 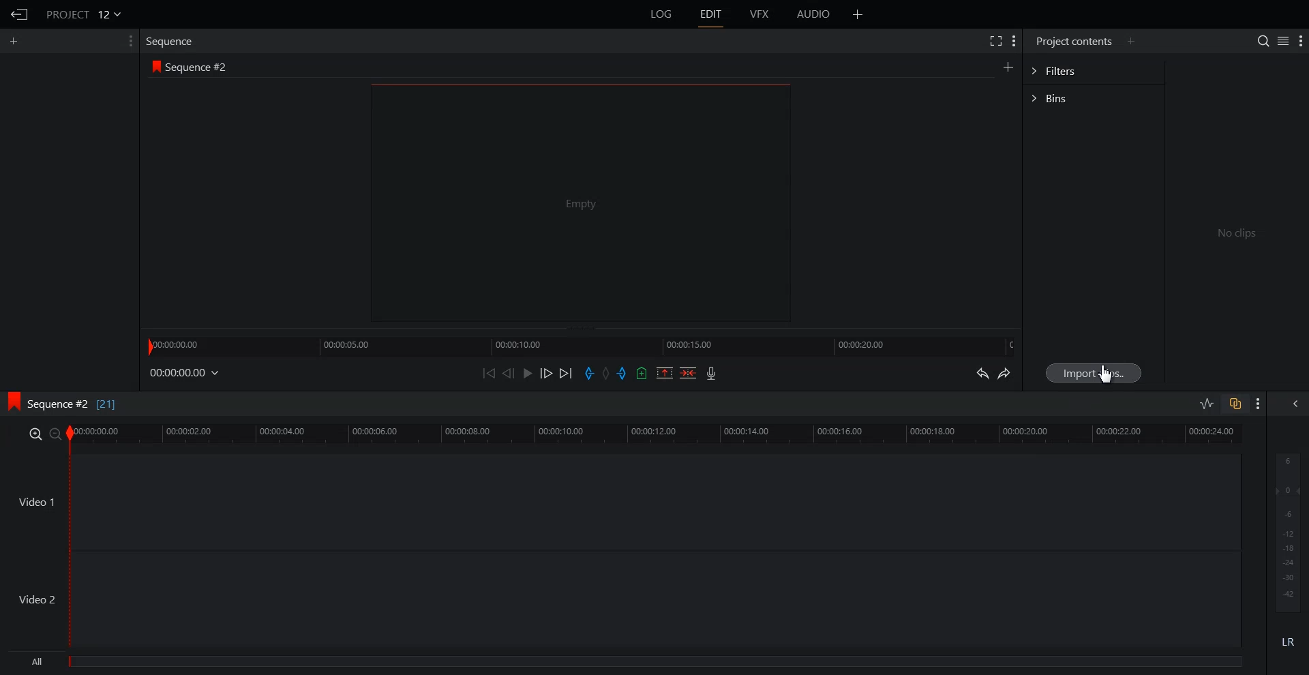 What do you see at coordinates (16, 40) in the screenshot?
I see `Add Panel` at bounding box center [16, 40].